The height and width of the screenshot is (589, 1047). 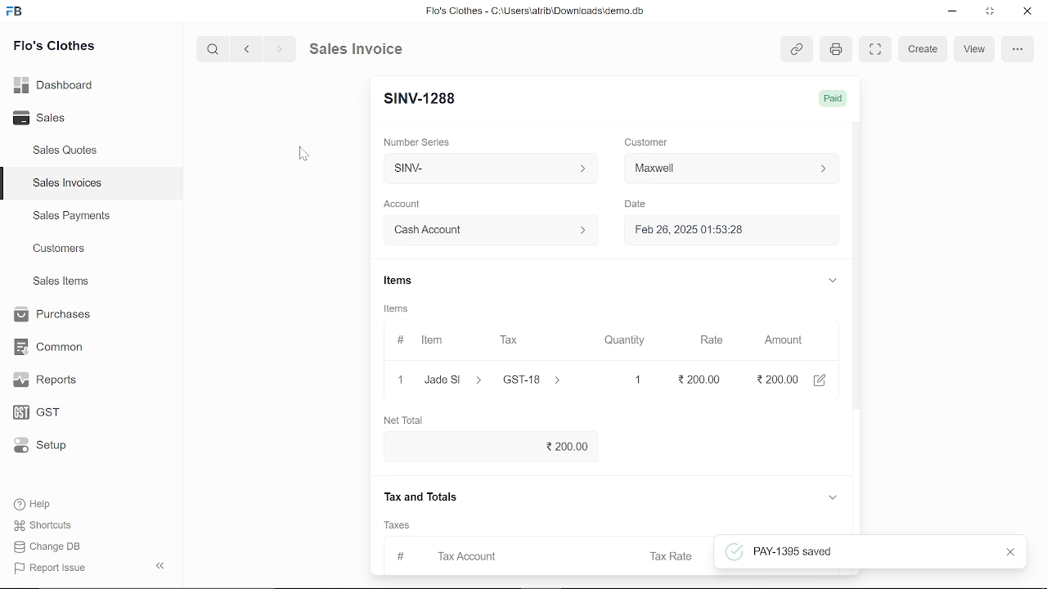 What do you see at coordinates (51, 347) in the screenshot?
I see `Common` at bounding box center [51, 347].